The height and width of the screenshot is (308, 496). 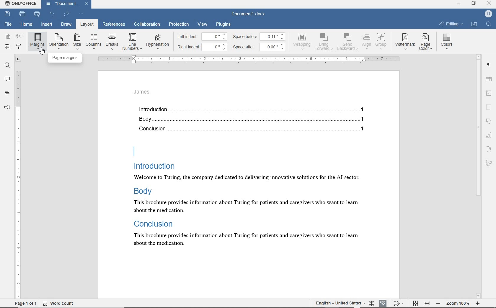 What do you see at coordinates (111, 42) in the screenshot?
I see `breaks` at bounding box center [111, 42].